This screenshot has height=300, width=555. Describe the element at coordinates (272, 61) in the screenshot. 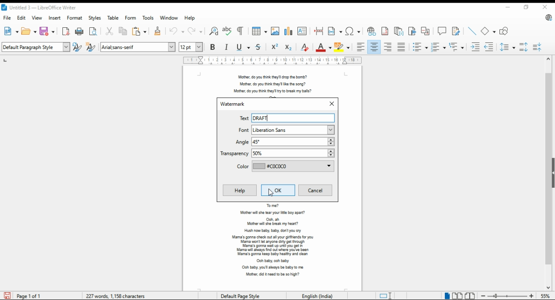

I see `ruler` at that location.